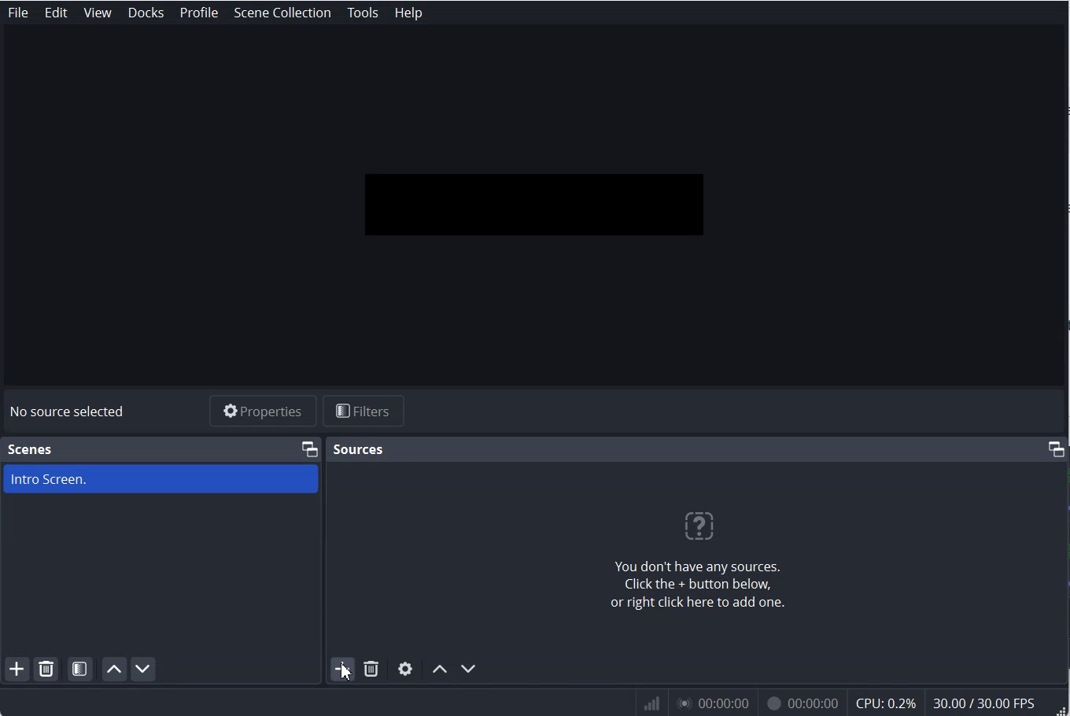 This screenshot has width=1070, height=716. Describe the element at coordinates (987, 704) in the screenshot. I see `30.00/ 30` at that location.